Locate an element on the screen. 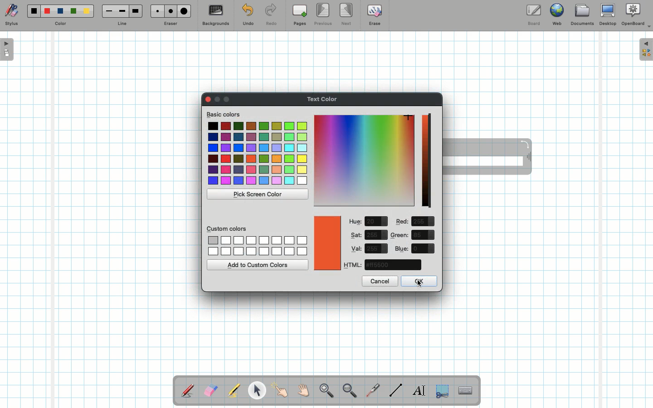 The width and height of the screenshot is (653, 408). OK is located at coordinates (418, 281).